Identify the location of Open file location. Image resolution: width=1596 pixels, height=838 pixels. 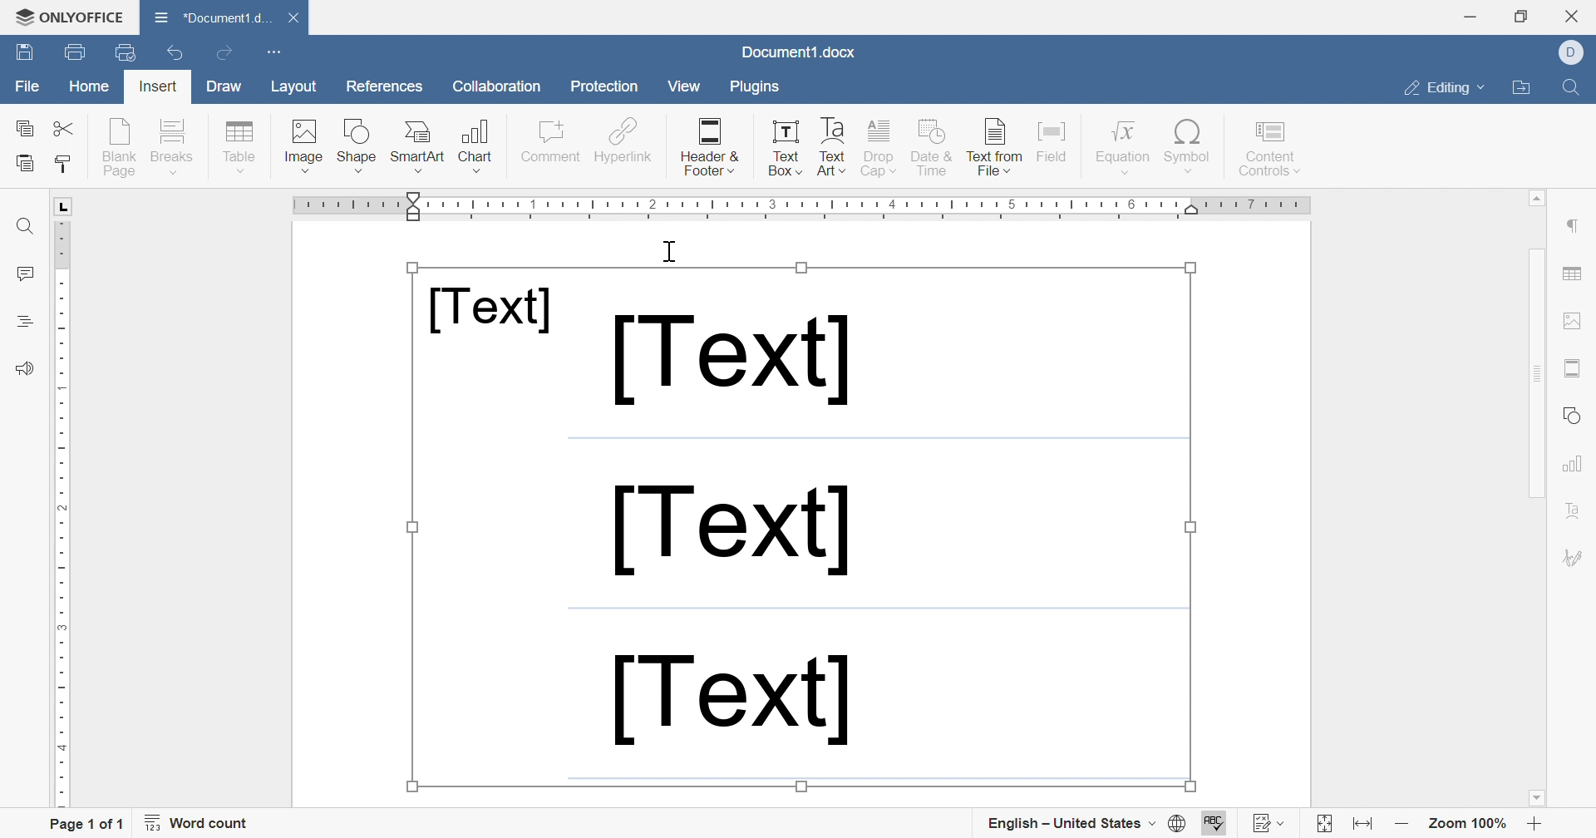
(1519, 88).